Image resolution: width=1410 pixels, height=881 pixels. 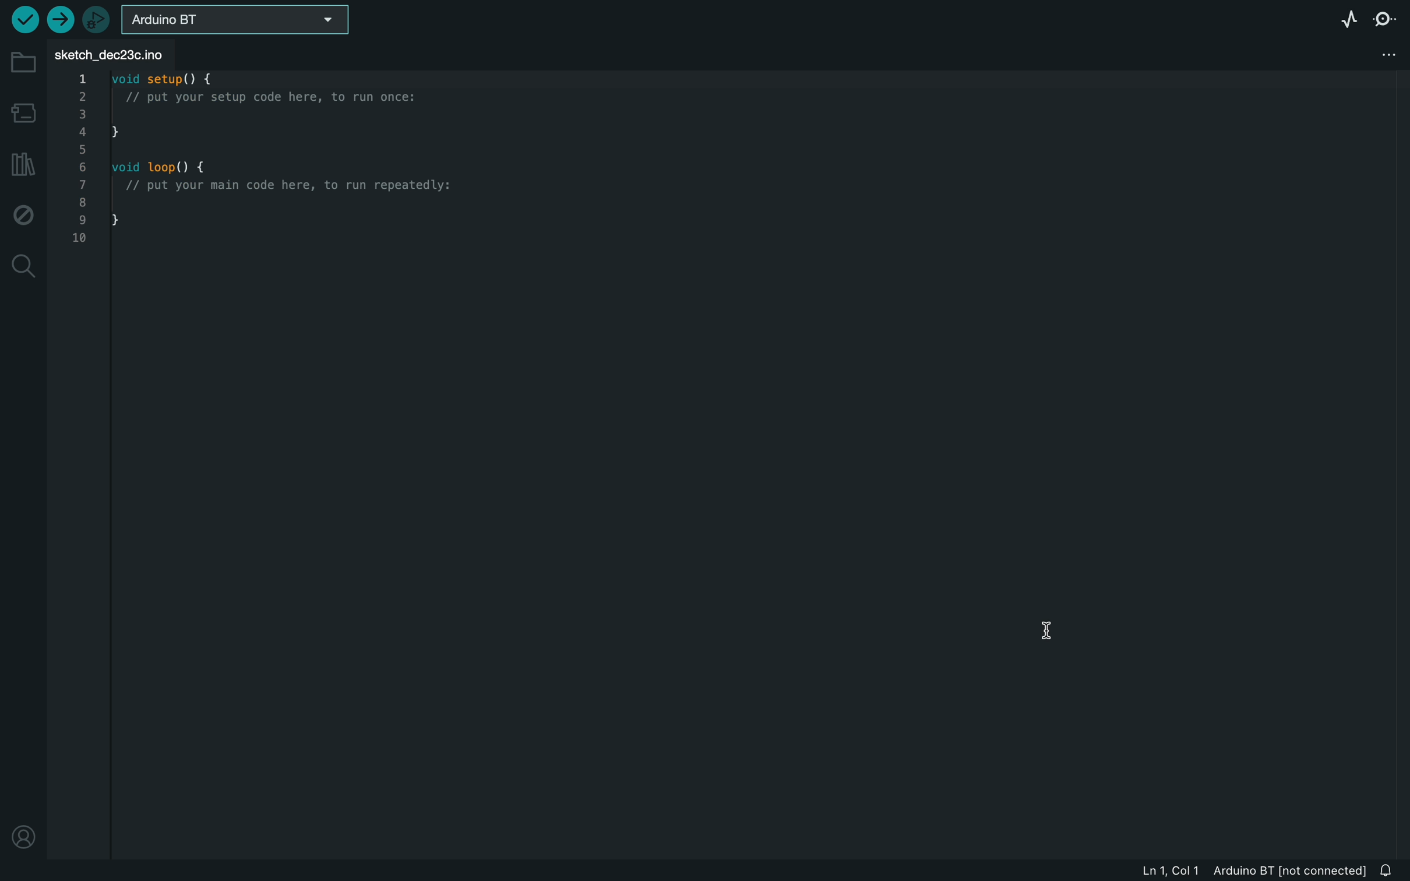 What do you see at coordinates (1047, 636) in the screenshot?
I see `cursor` at bounding box center [1047, 636].